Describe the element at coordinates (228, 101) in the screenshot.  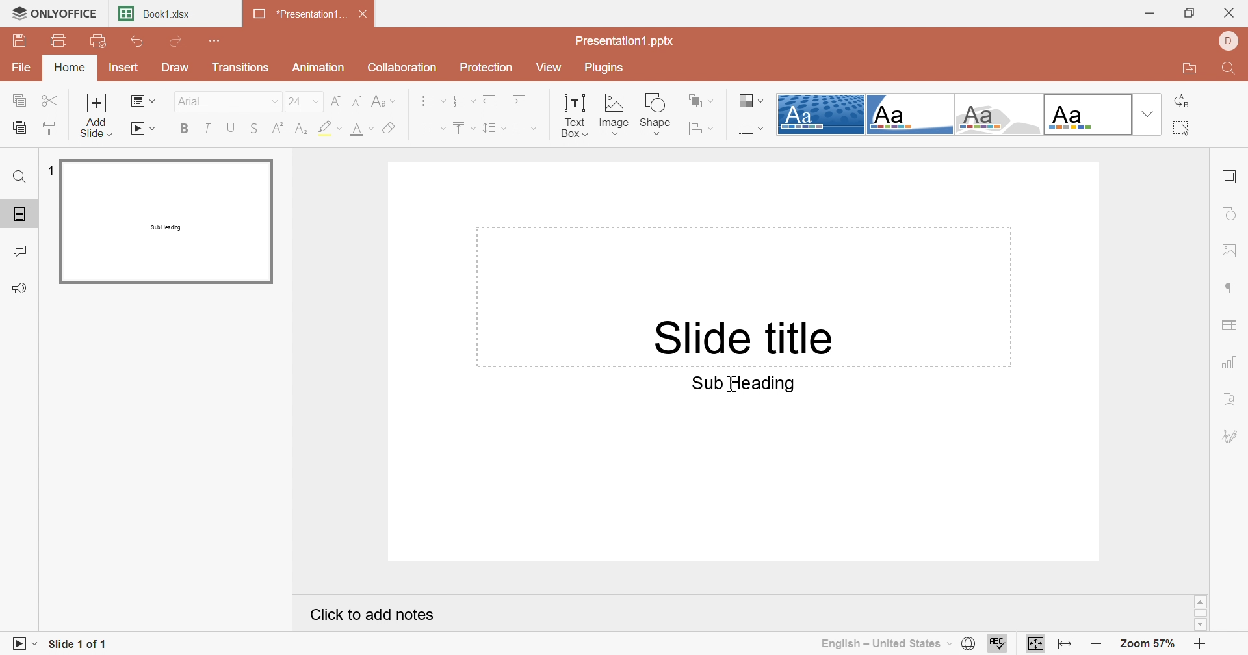
I see `Arial` at that location.